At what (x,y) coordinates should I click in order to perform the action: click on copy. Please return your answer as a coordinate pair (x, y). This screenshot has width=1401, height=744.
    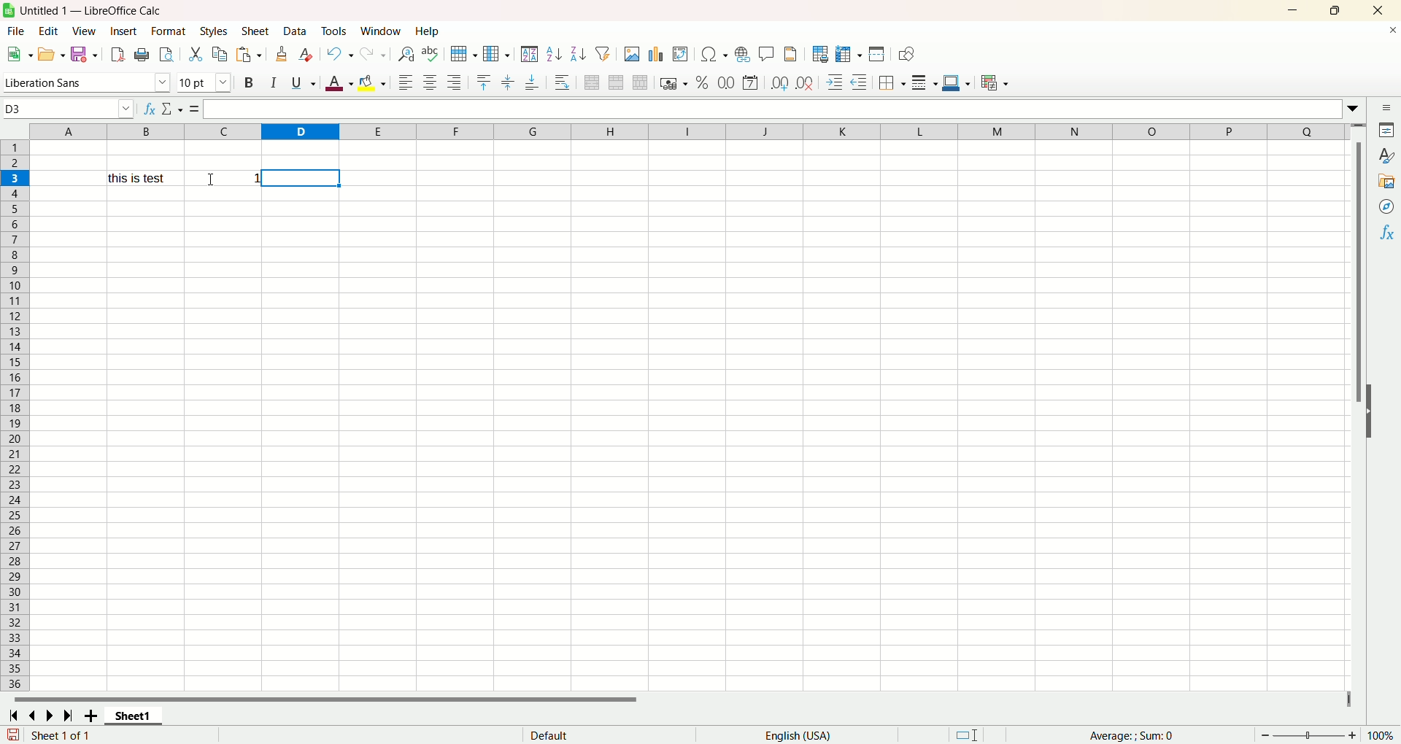
    Looking at the image, I should click on (218, 55).